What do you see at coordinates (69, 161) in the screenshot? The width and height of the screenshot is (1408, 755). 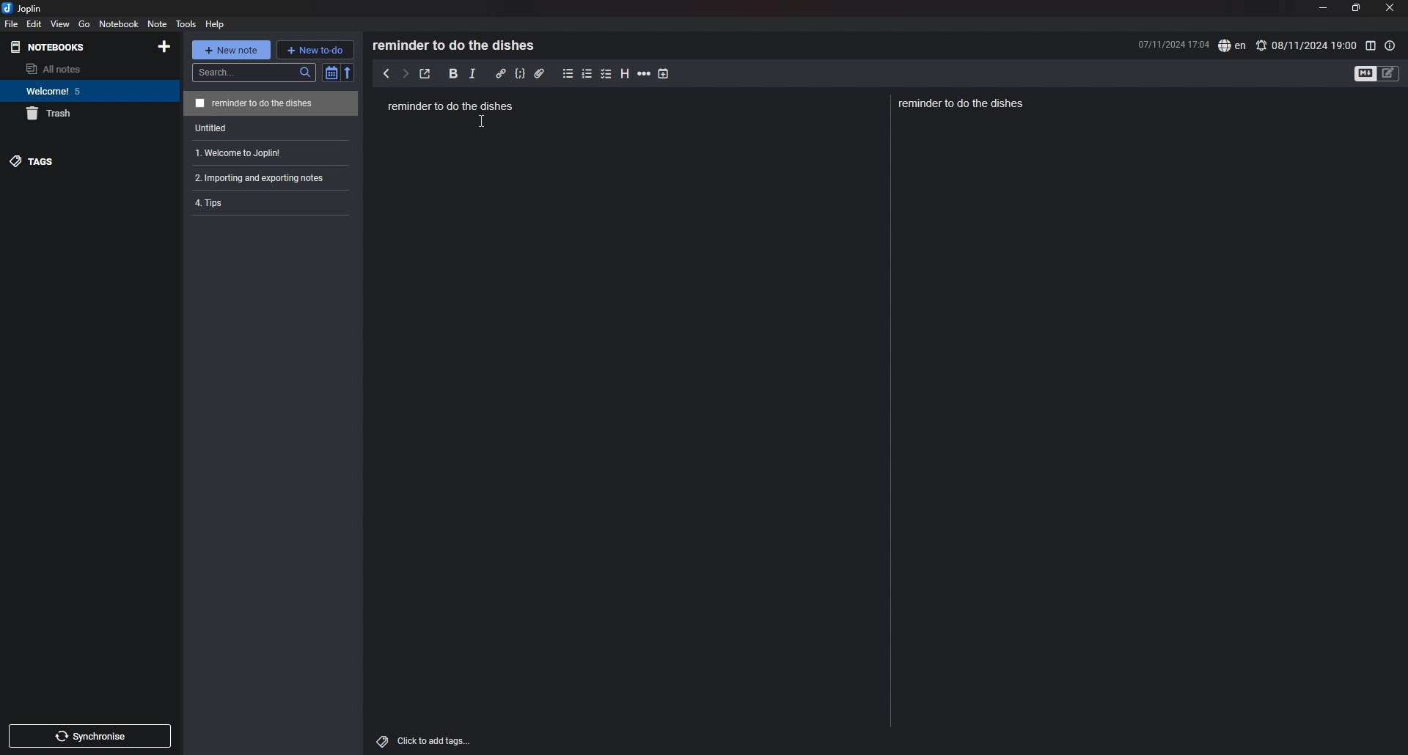 I see `tags` at bounding box center [69, 161].